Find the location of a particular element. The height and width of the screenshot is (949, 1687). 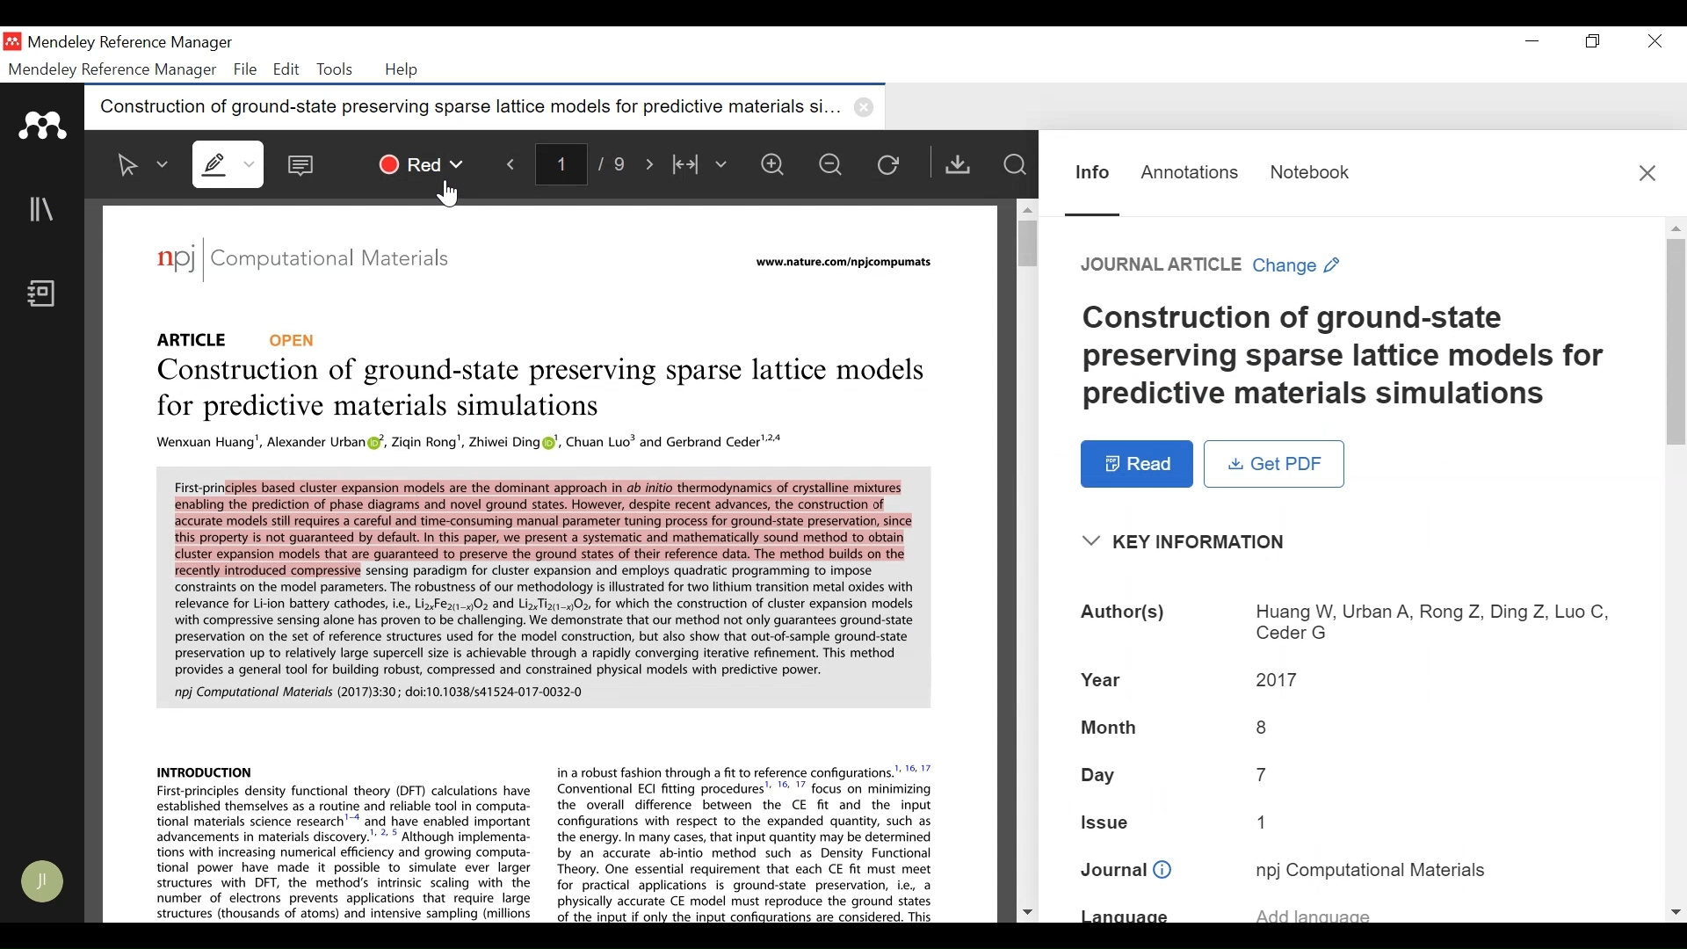

Scroll down is located at coordinates (1026, 913).